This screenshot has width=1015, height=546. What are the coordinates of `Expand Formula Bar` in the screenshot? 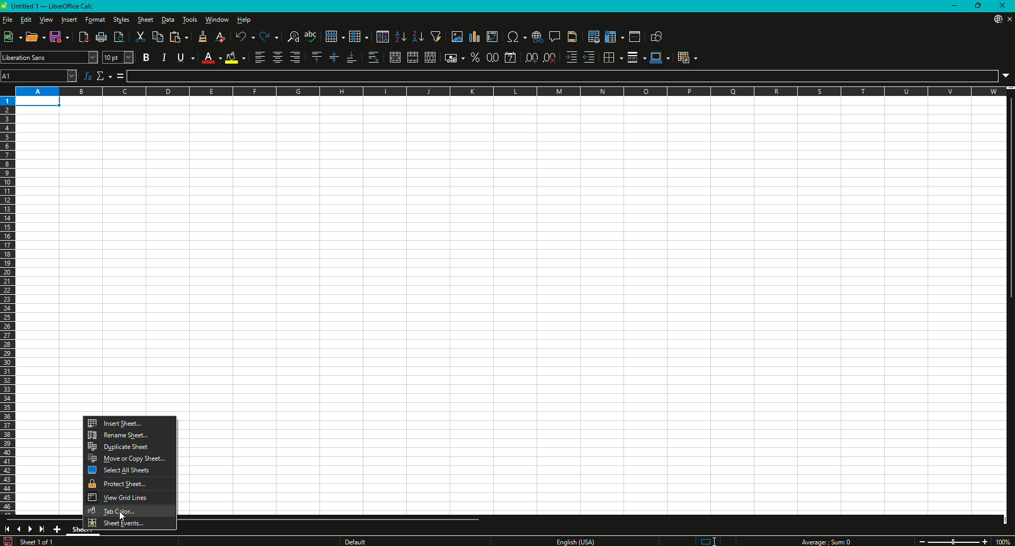 It's located at (1006, 76).